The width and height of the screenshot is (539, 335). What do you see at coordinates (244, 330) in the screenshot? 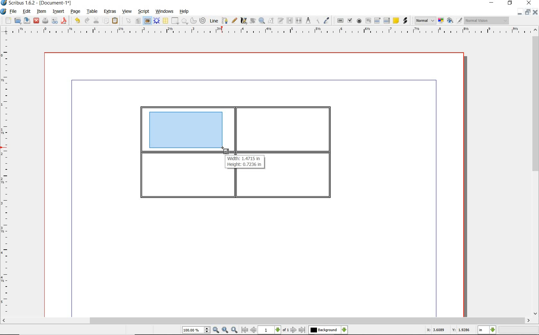
I see `go to first page` at bounding box center [244, 330].